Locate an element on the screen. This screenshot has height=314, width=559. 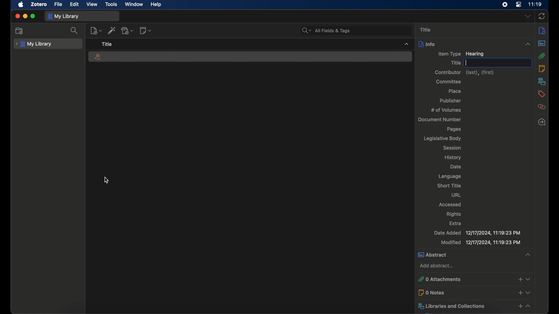
info is located at coordinates (475, 44).